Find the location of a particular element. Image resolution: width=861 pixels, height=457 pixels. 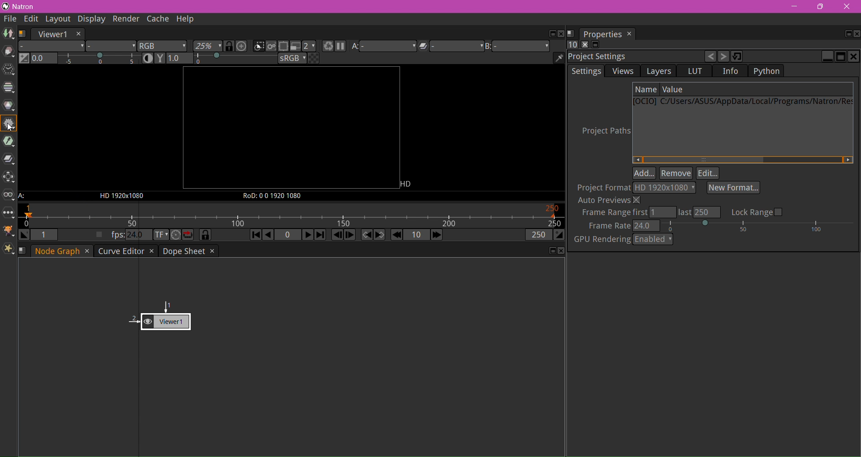

Close is located at coordinates (848, 7).